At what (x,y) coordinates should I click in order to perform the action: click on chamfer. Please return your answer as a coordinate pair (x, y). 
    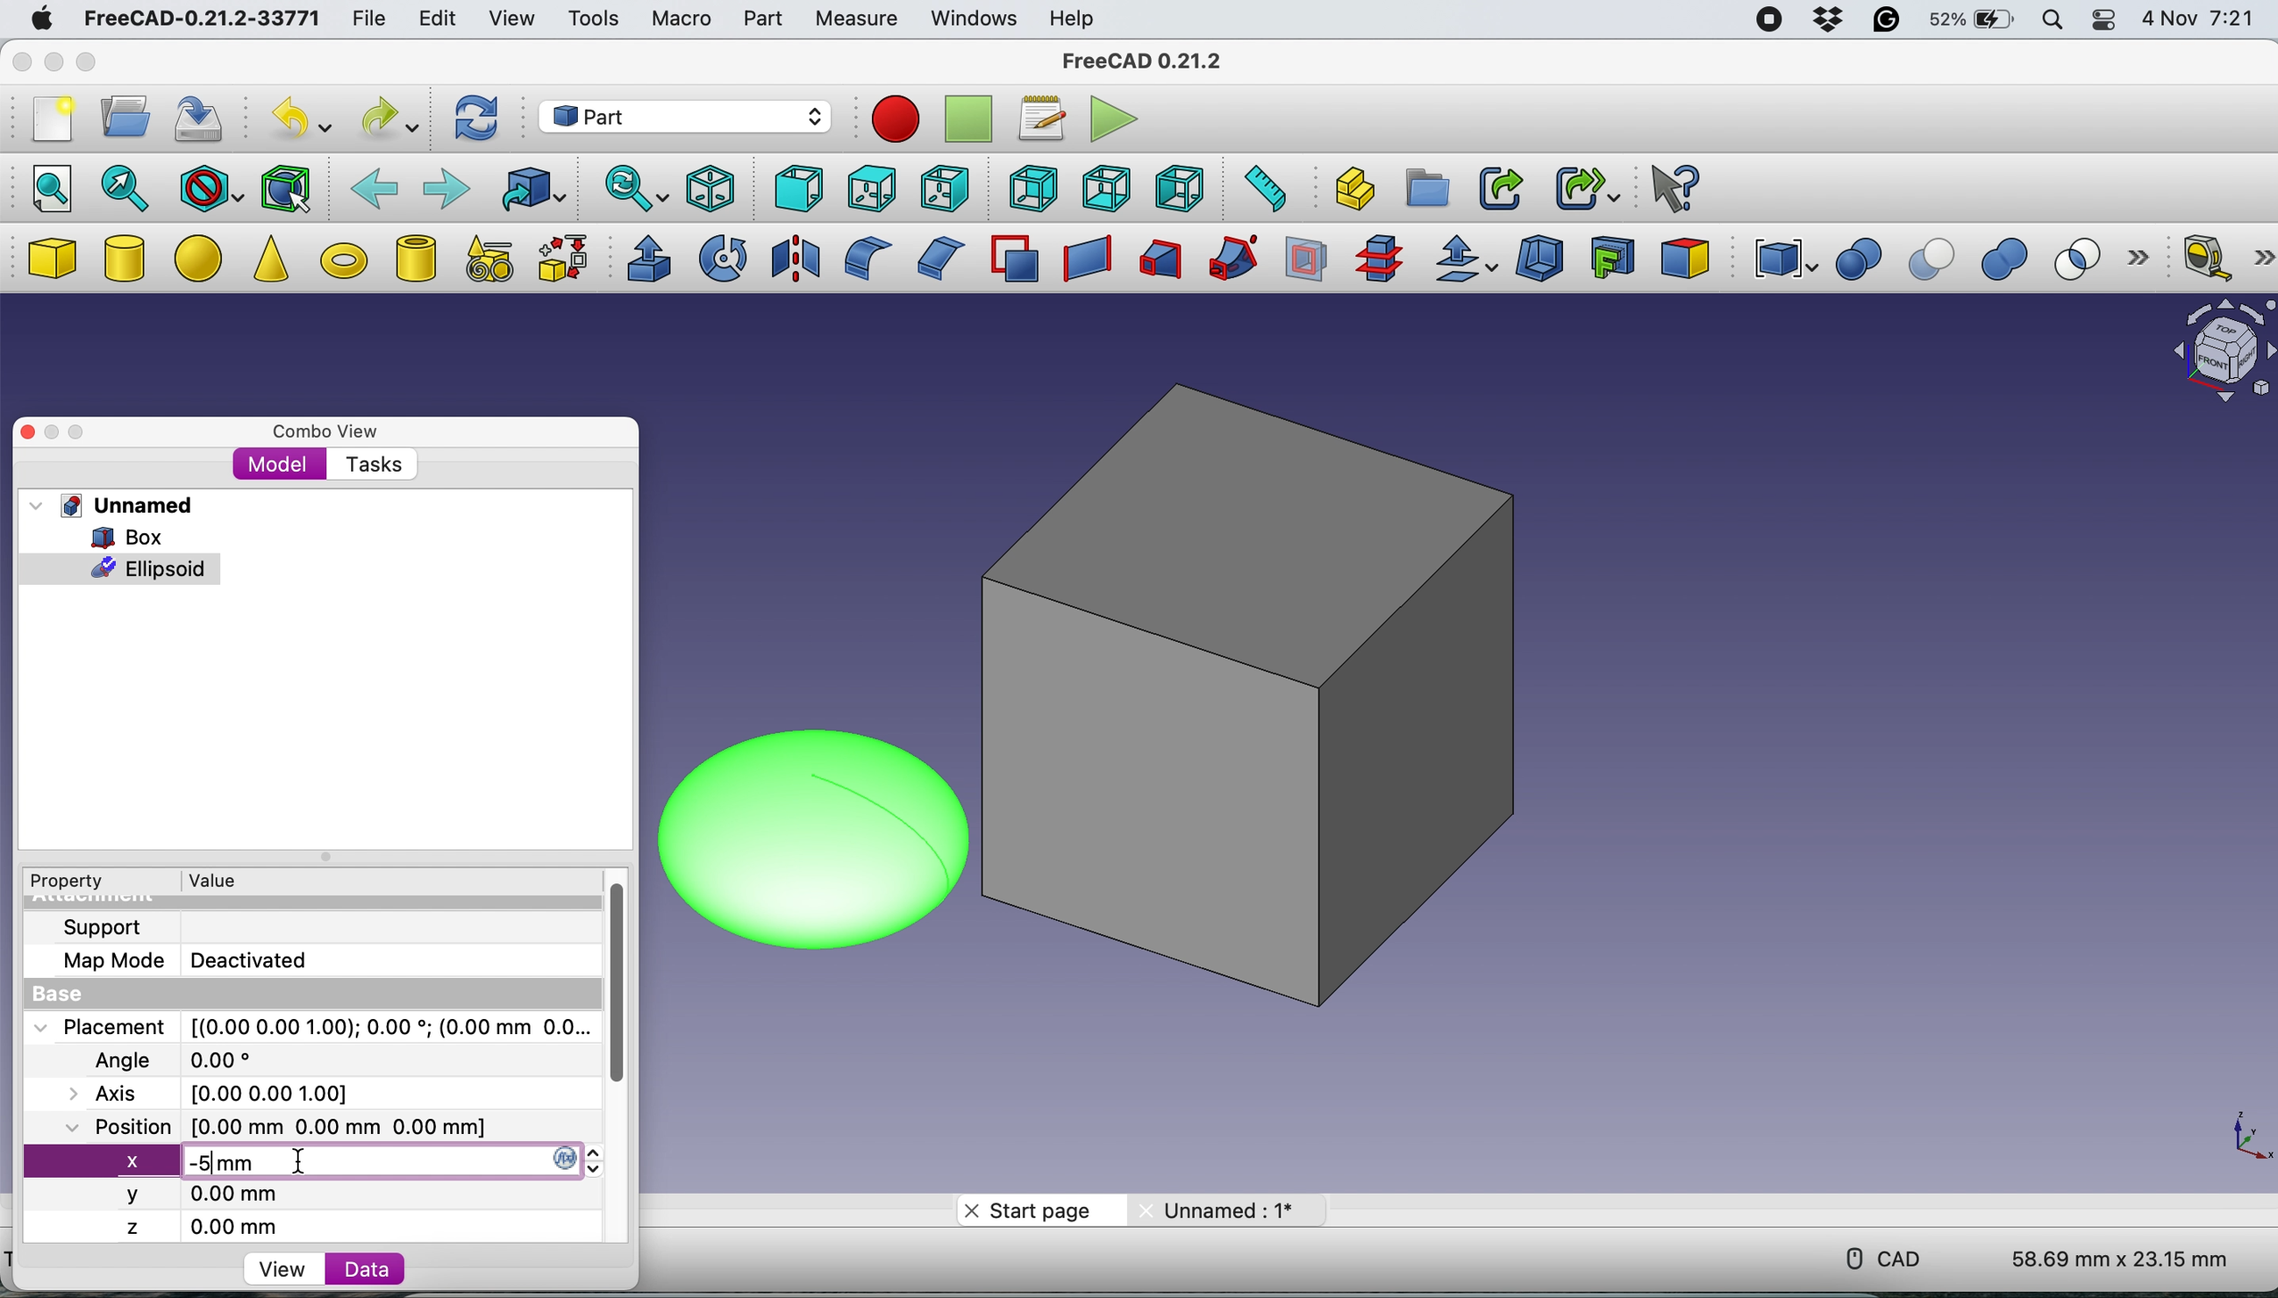
    Looking at the image, I should click on (937, 257).